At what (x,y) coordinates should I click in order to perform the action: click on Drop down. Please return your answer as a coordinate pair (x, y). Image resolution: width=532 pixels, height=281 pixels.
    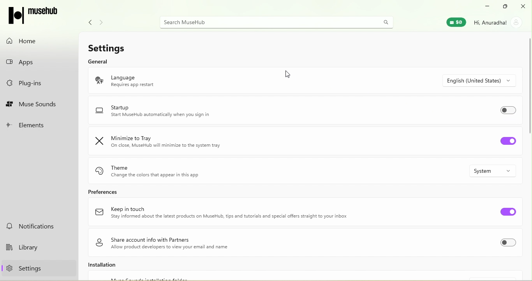
    Looking at the image, I should click on (497, 171).